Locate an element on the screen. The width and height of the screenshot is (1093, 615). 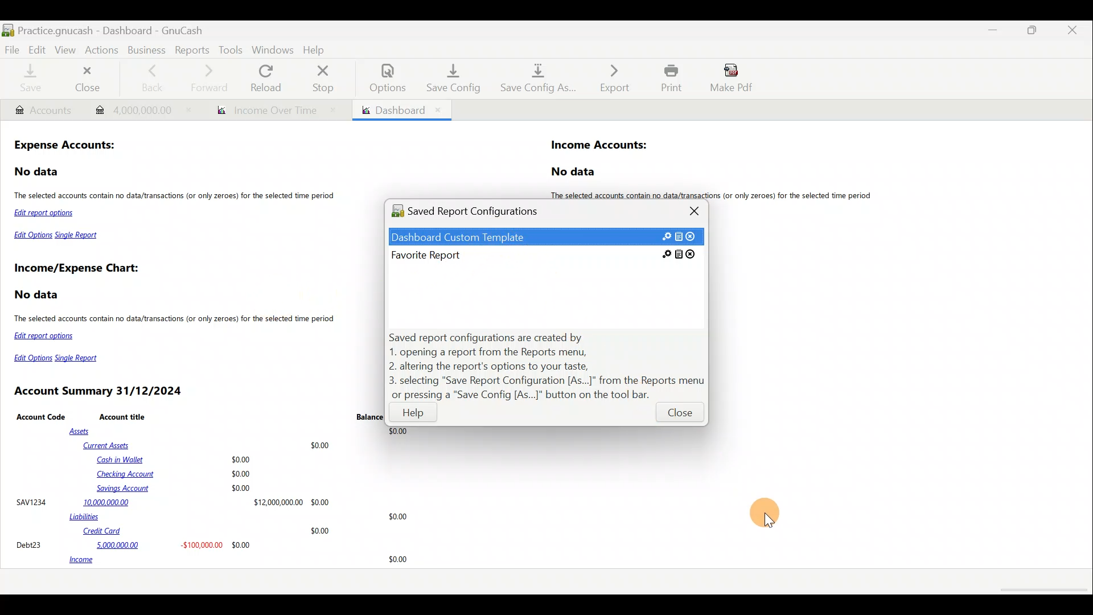
Income Accounts: is located at coordinates (600, 146).